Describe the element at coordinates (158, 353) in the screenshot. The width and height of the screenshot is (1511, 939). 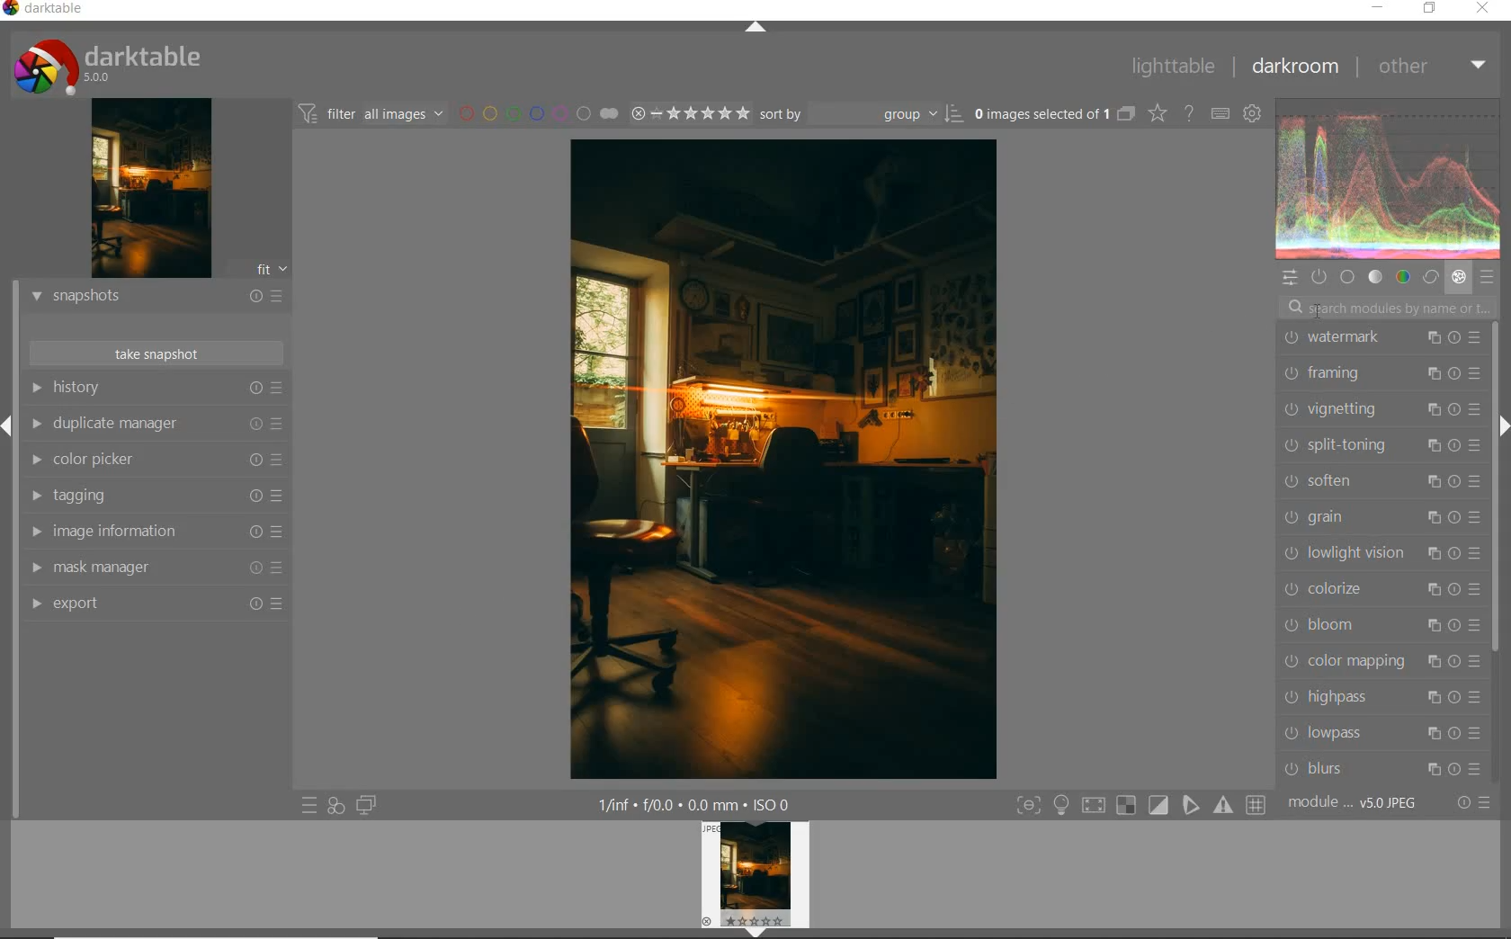
I see `take snapshot` at that location.